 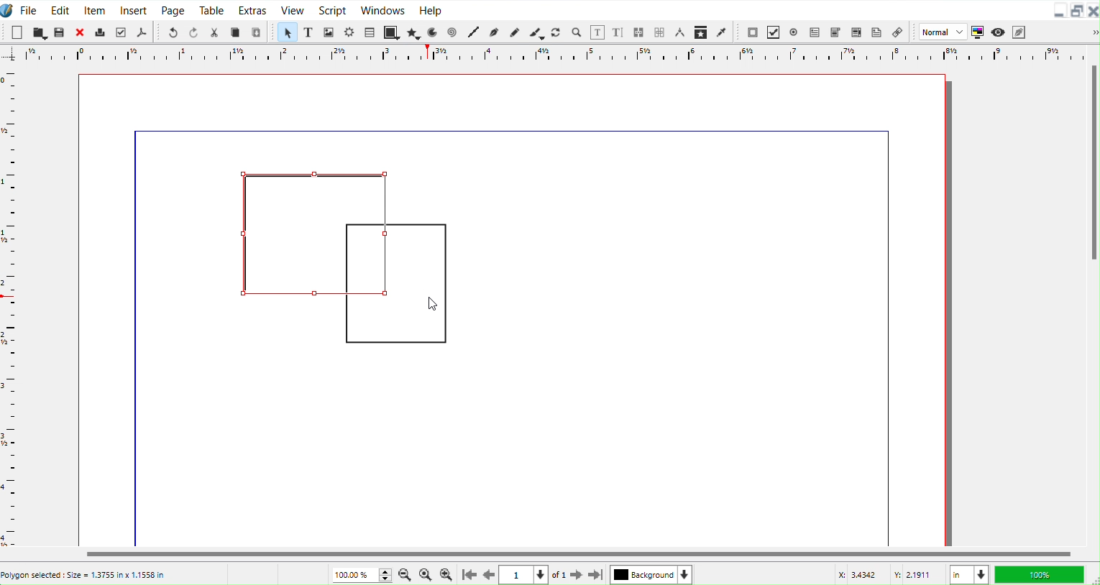 I want to click on Redo, so click(x=193, y=32).